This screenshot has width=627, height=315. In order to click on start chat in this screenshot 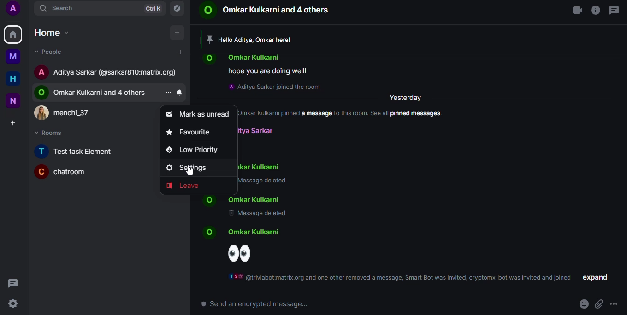, I will do `click(183, 52)`.